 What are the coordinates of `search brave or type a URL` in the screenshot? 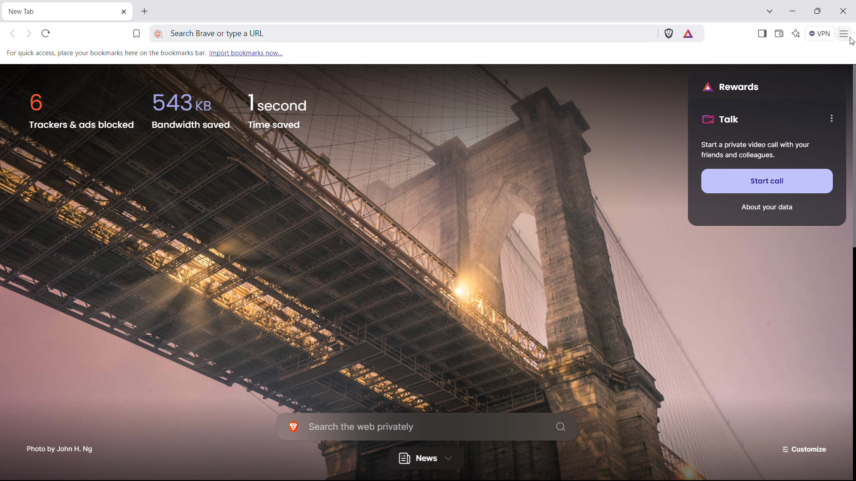 It's located at (412, 33).